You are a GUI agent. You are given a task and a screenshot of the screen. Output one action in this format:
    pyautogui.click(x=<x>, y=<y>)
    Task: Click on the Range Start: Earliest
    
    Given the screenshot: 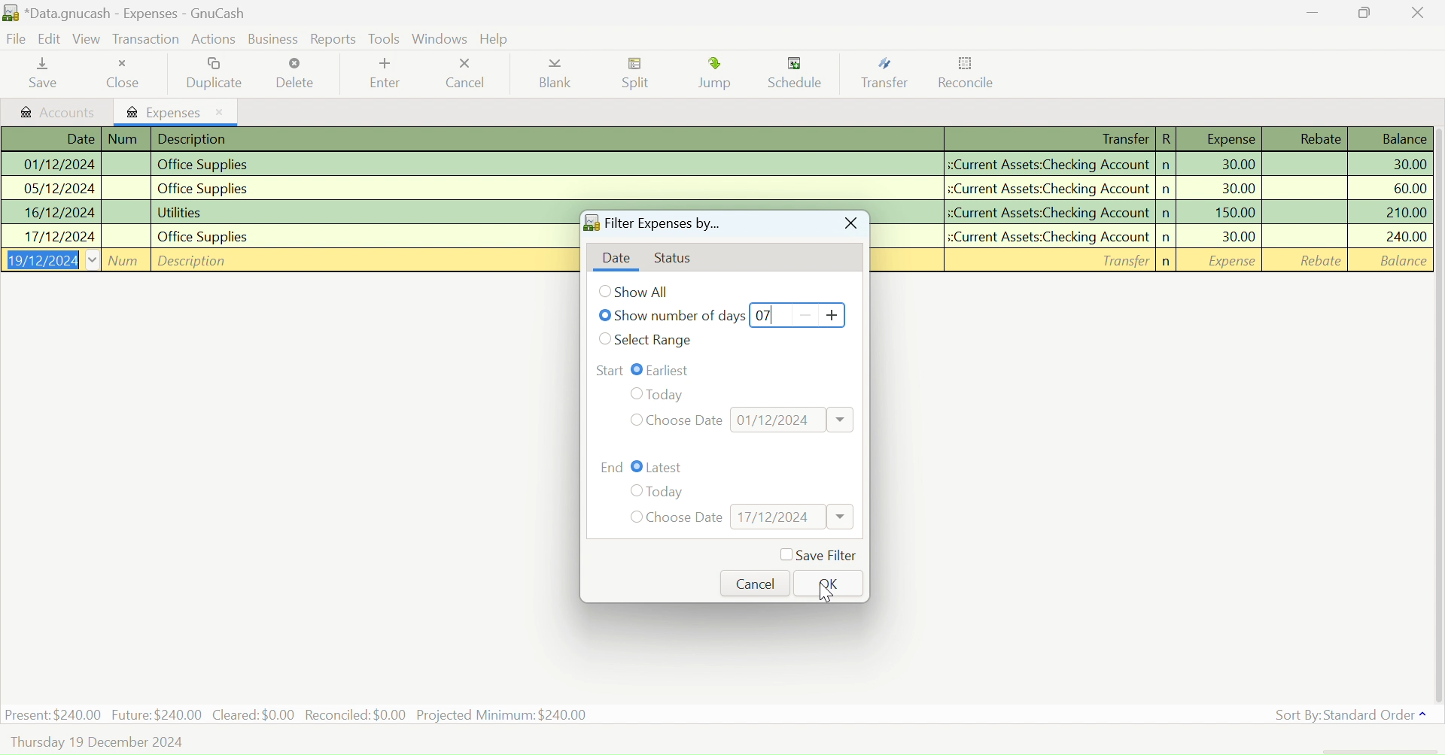 What is the action you would take?
    pyautogui.click(x=609, y=369)
    